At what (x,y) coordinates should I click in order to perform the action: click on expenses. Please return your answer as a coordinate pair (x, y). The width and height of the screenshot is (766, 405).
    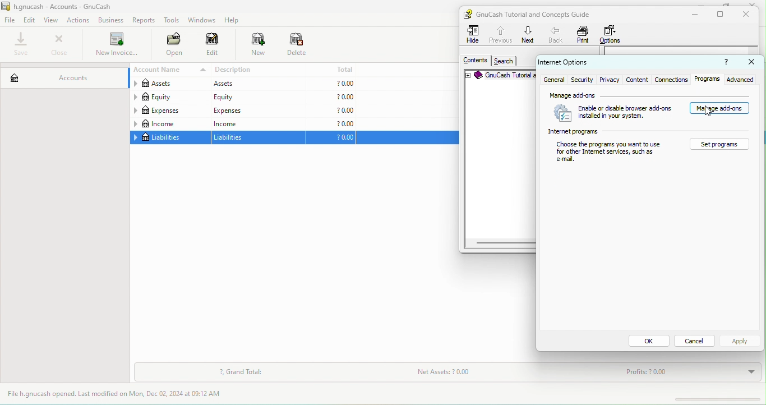
    Looking at the image, I should click on (169, 111).